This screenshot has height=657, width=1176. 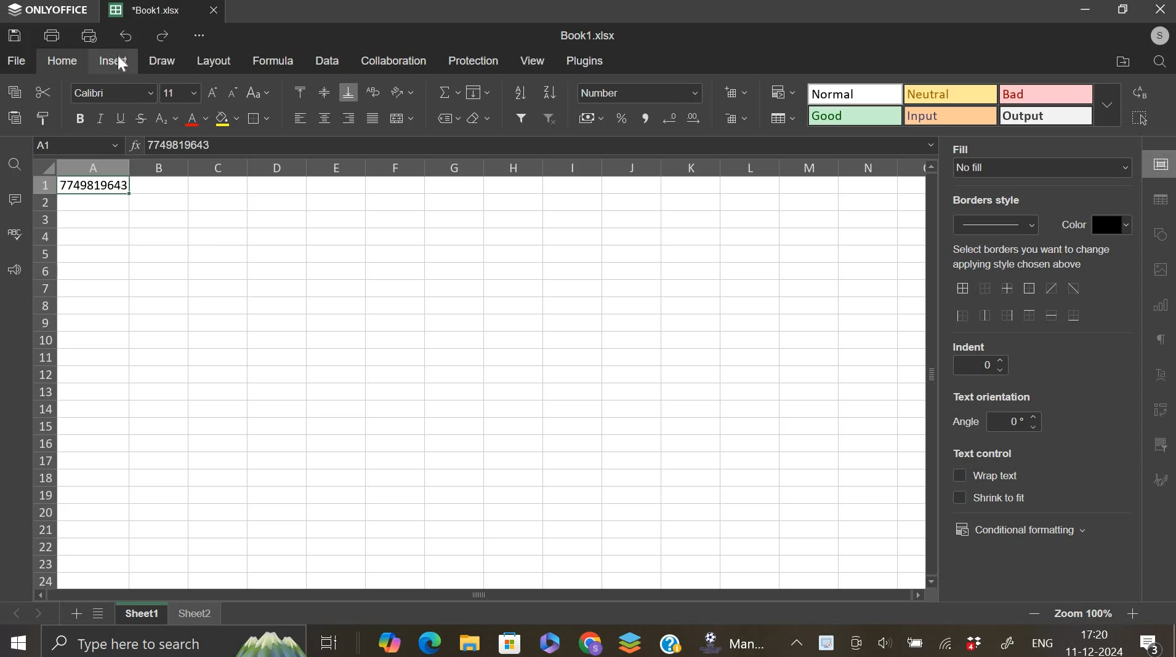 I want to click on view more, so click(x=203, y=37).